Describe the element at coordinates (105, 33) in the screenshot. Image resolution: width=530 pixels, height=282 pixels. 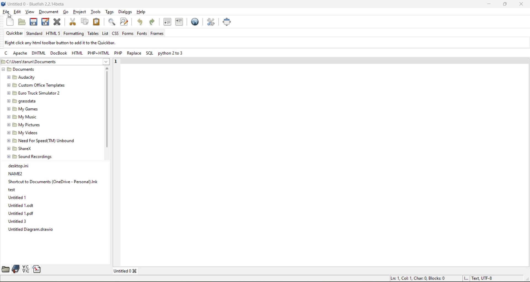
I see `list` at that location.